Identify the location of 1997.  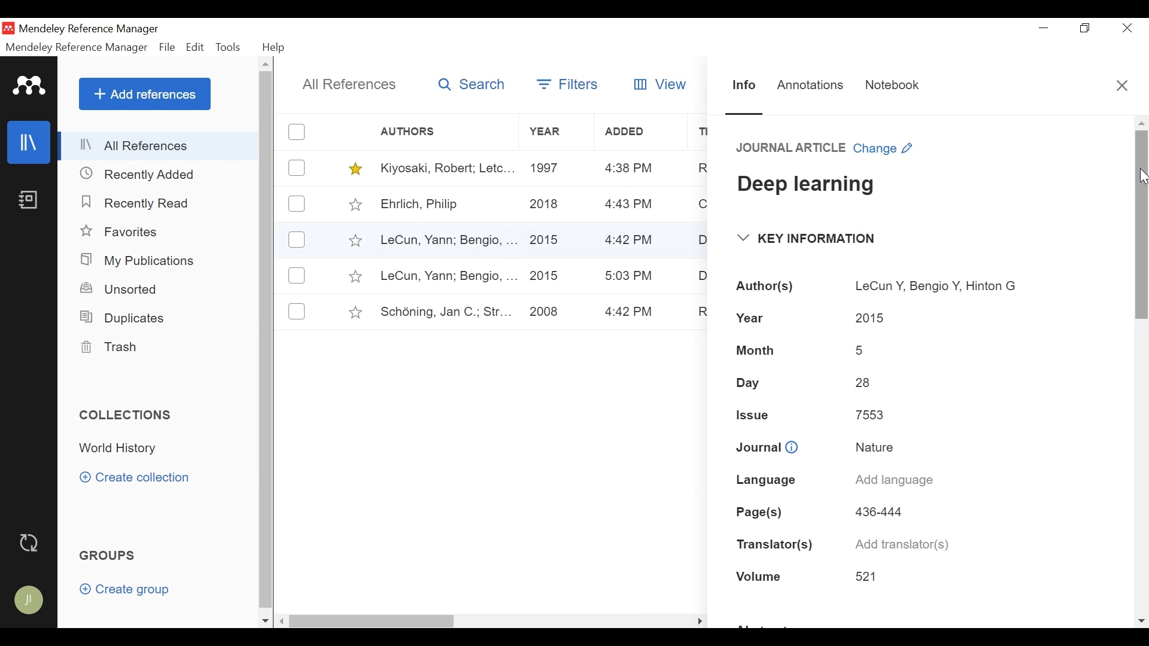
(548, 167).